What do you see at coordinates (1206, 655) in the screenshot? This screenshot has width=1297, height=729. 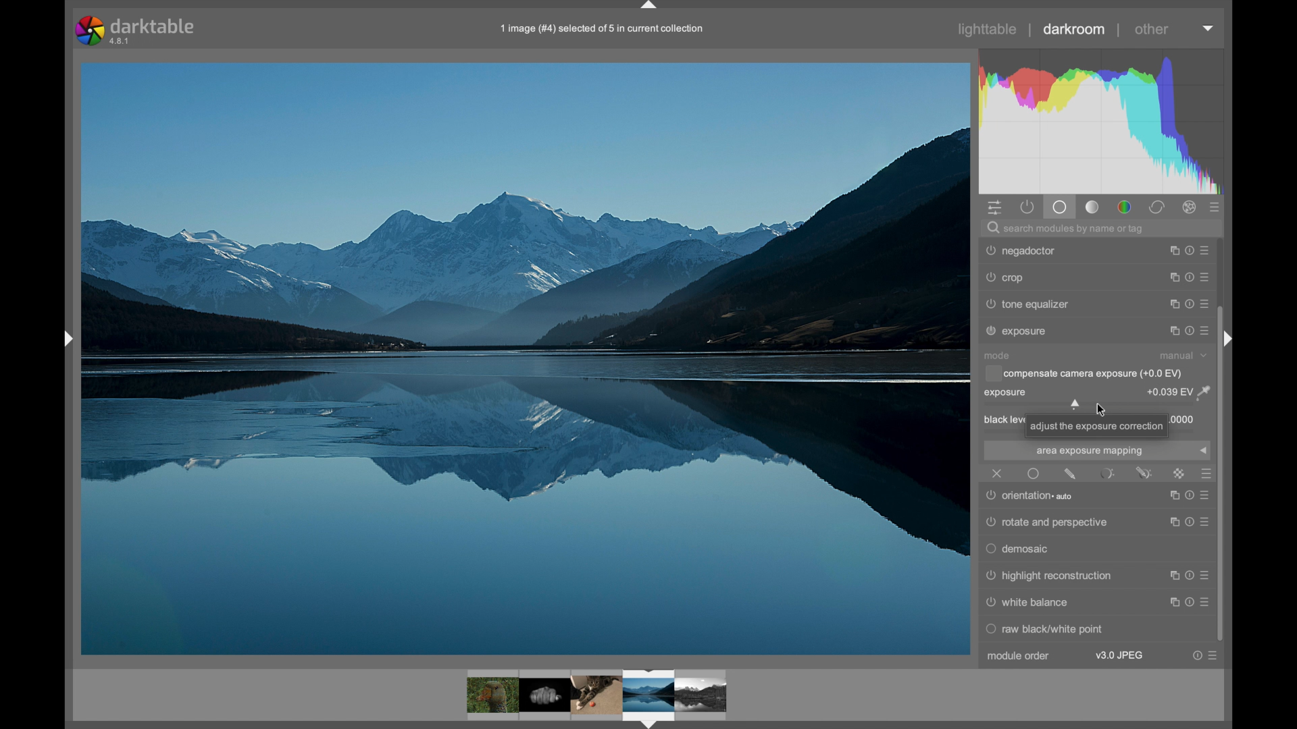 I see `more options` at bounding box center [1206, 655].